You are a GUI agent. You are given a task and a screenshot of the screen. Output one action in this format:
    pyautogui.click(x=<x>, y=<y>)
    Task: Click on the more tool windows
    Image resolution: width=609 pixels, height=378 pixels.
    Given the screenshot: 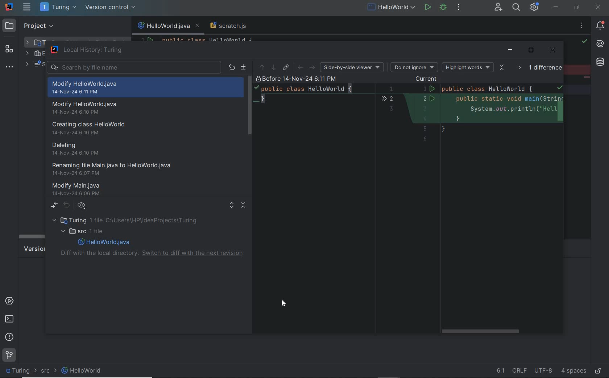 What is the action you would take?
    pyautogui.click(x=10, y=67)
    